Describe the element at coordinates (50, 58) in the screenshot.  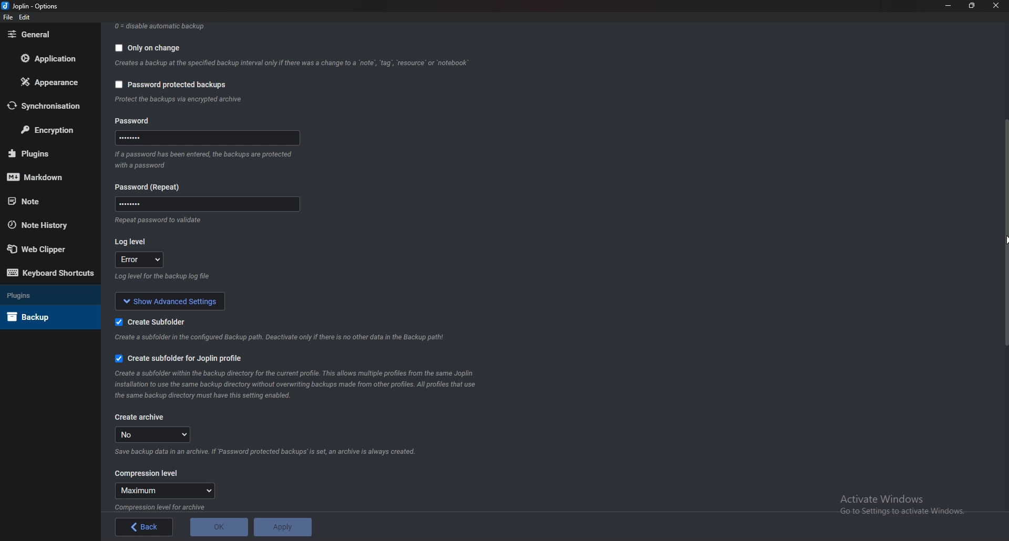
I see `Application` at that location.